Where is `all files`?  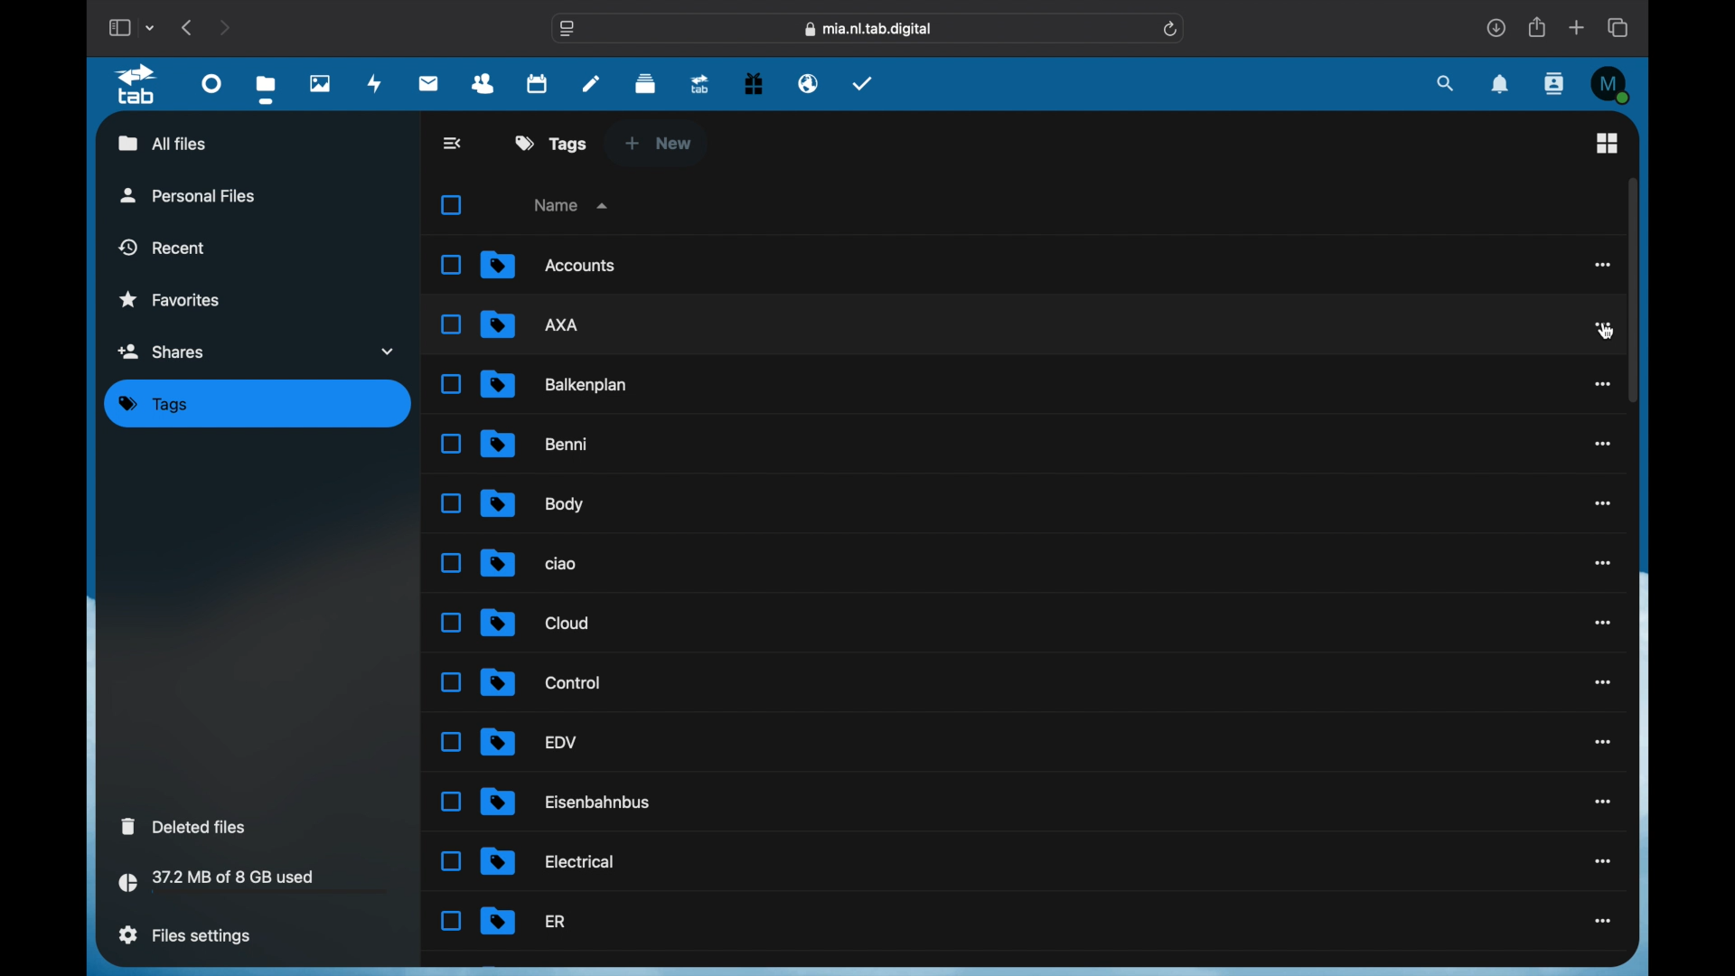
all files is located at coordinates (162, 143).